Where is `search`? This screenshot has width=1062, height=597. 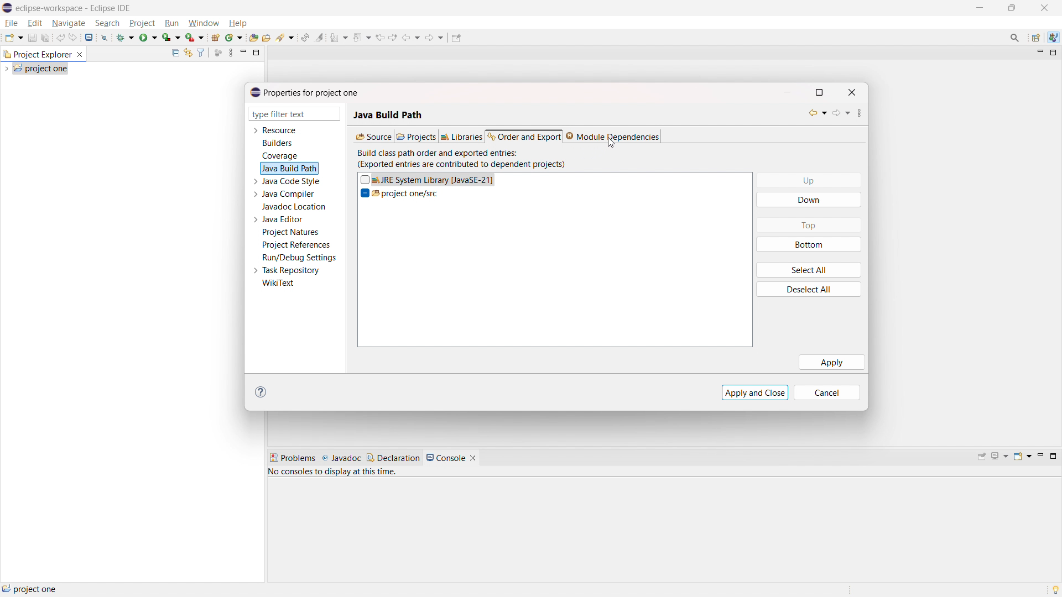 search is located at coordinates (108, 23).